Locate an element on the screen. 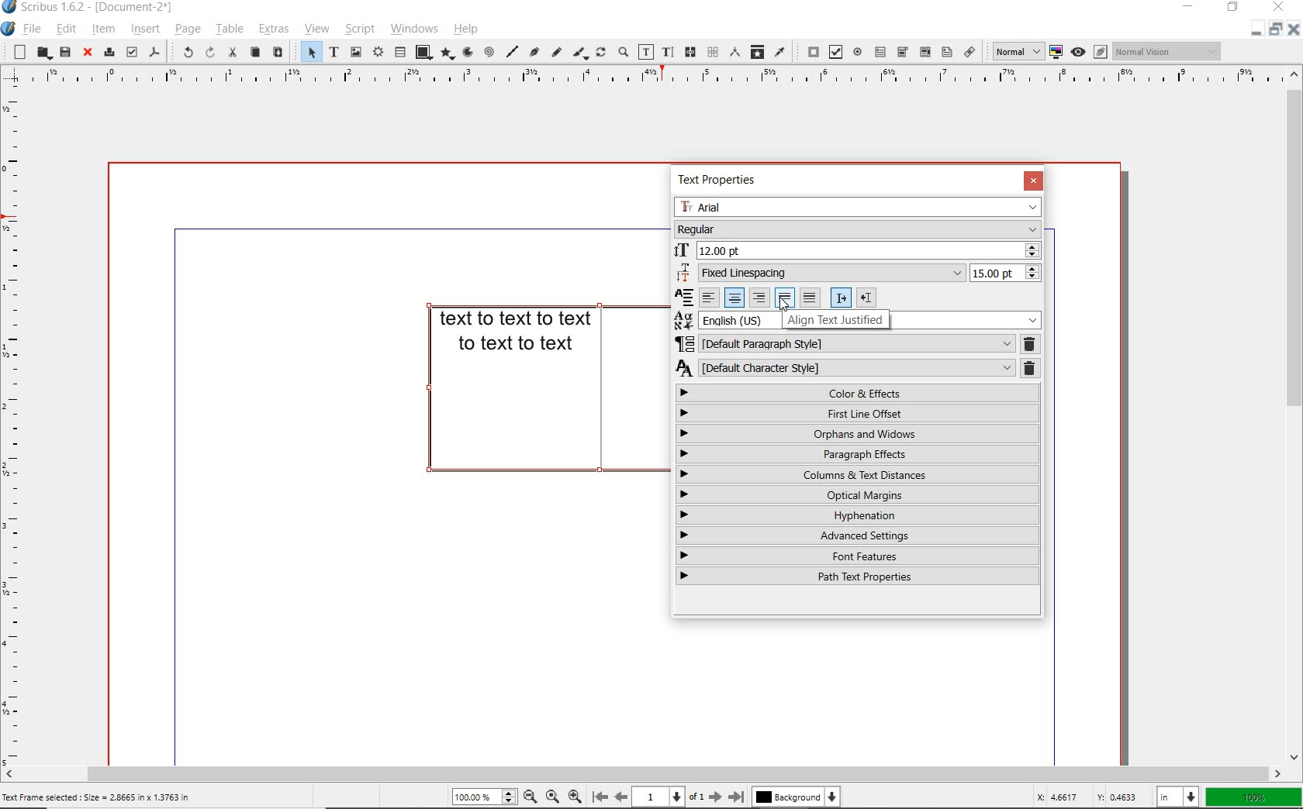 The height and width of the screenshot is (809, 1303). scrollbar is located at coordinates (1295, 416).